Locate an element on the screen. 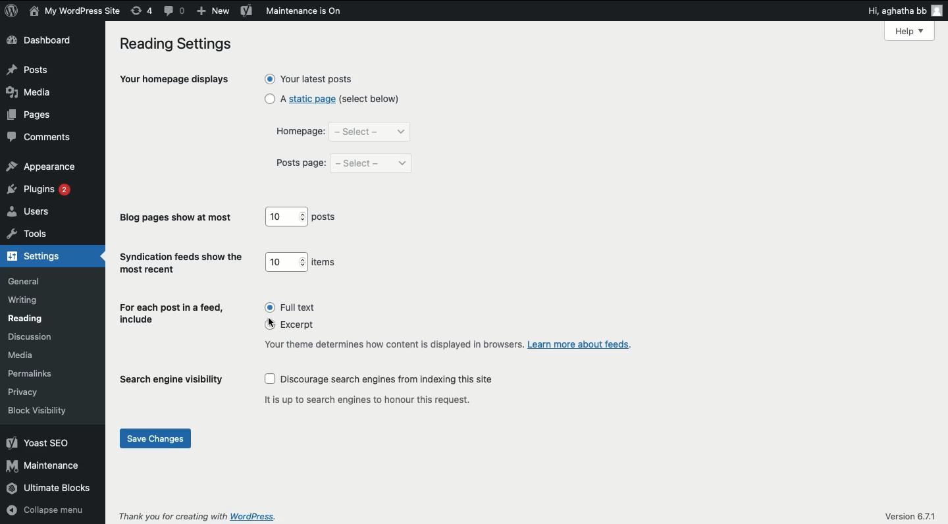 The width and height of the screenshot is (948, 524). items is located at coordinates (325, 263).